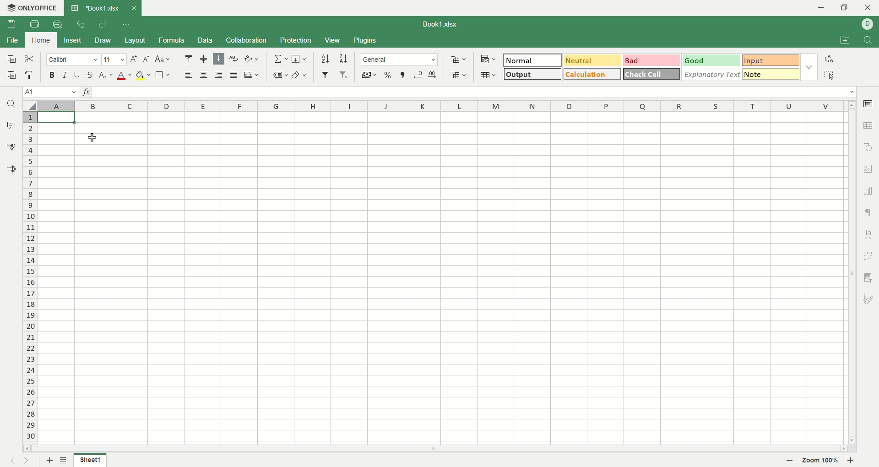 This screenshot has width=879, height=467. What do you see at coordinates (143, 75) in the screenshot?
I see `background color` at bounding box center [143, 75].